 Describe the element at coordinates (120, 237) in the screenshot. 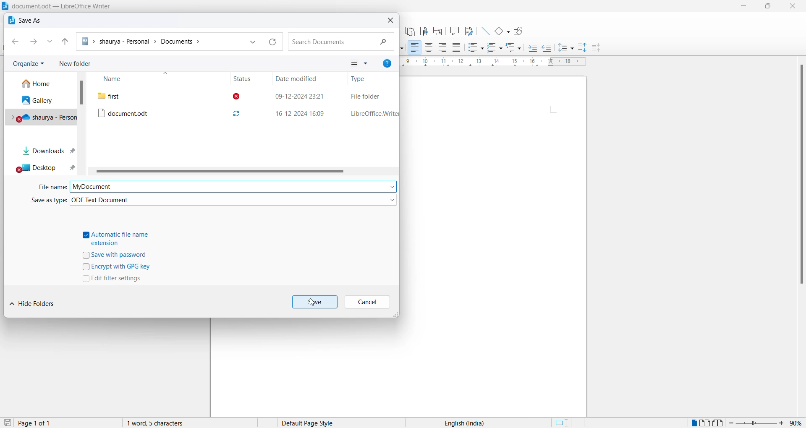

I see `automatic file name extenstion checkbox` at that location.